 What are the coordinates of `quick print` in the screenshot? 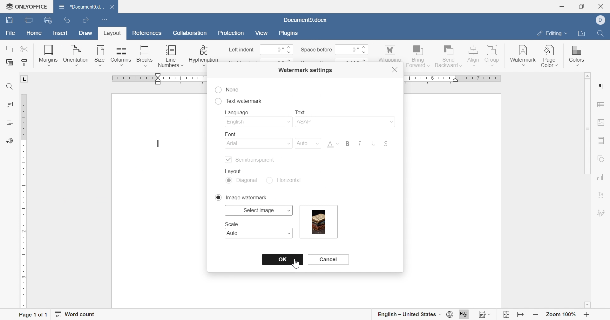 It's located at (51, 21).